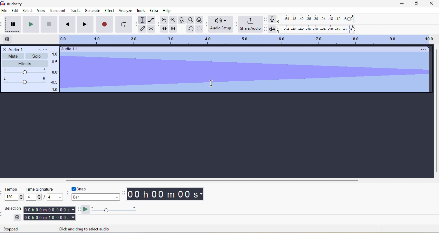 The image size is (439, 233). I want to click on fit selection to width, so click(181, 20).